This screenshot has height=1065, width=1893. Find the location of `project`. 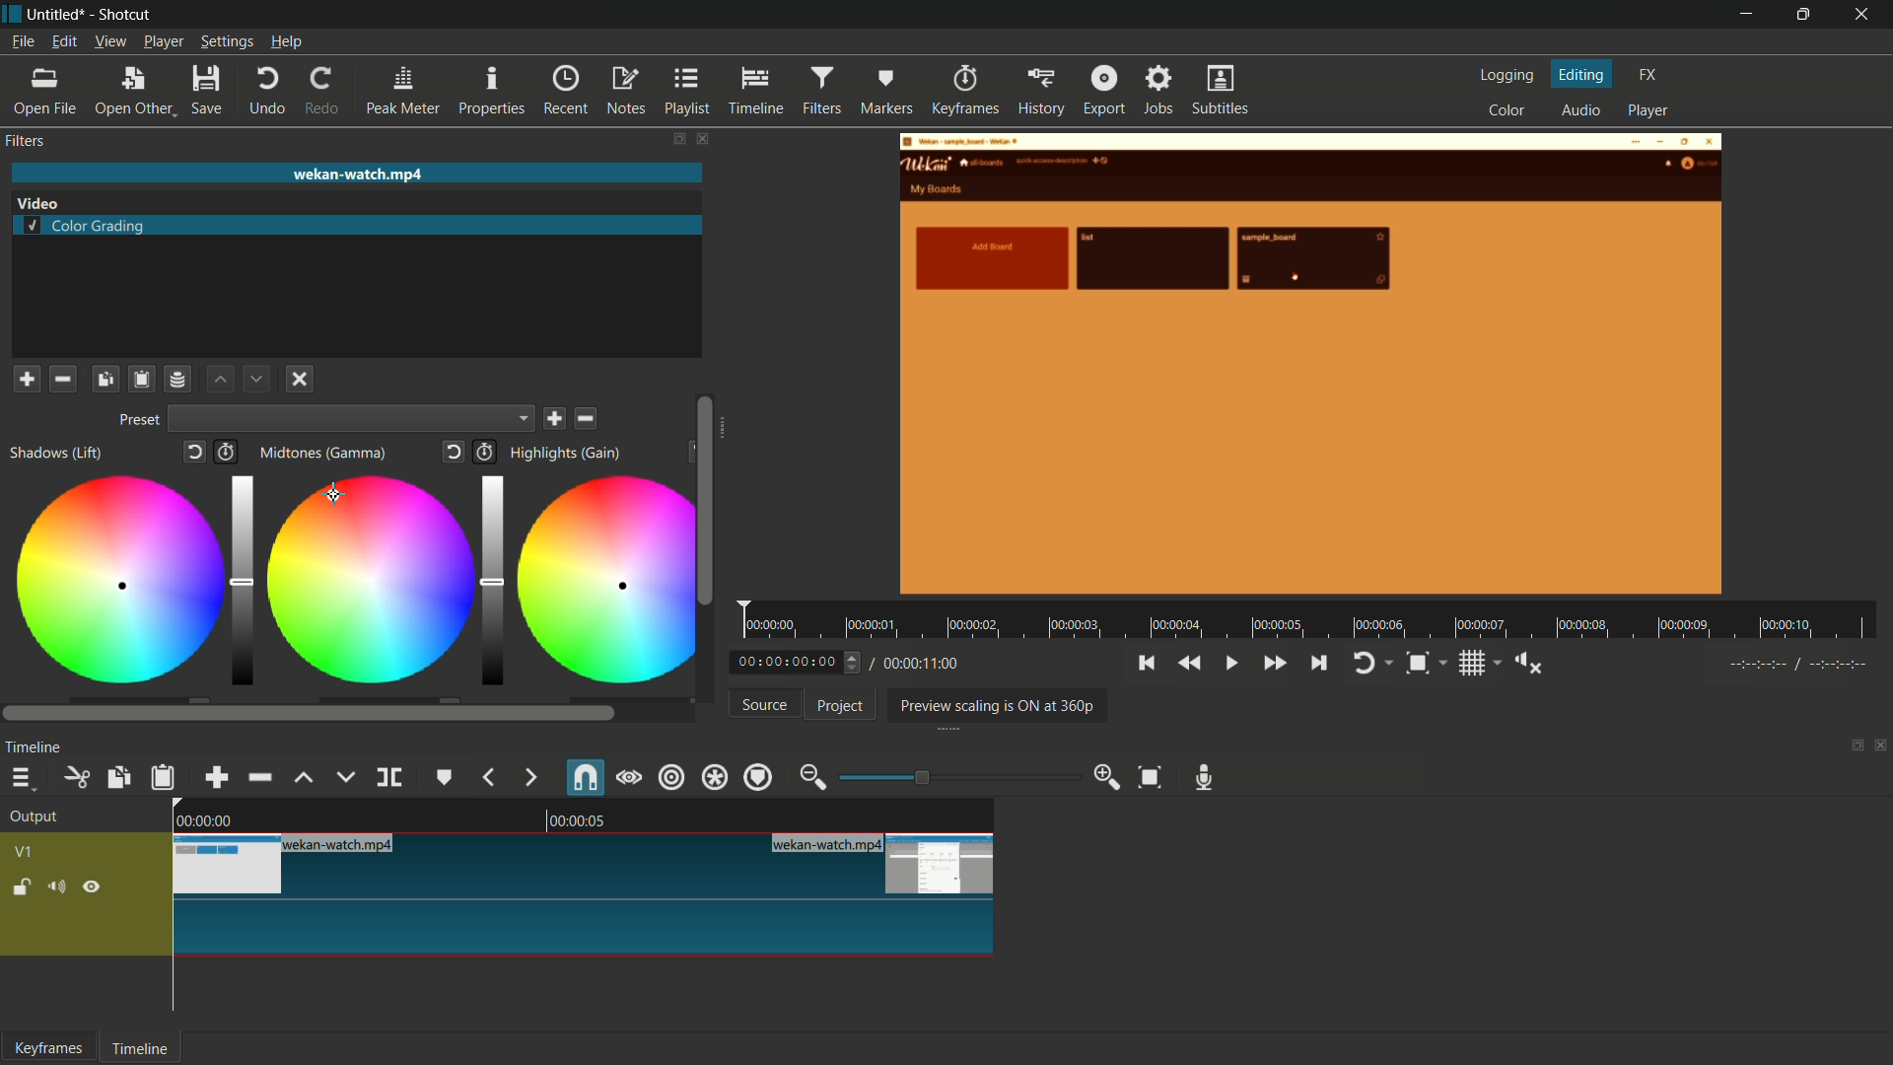

project is located at coordinates (837, 706).